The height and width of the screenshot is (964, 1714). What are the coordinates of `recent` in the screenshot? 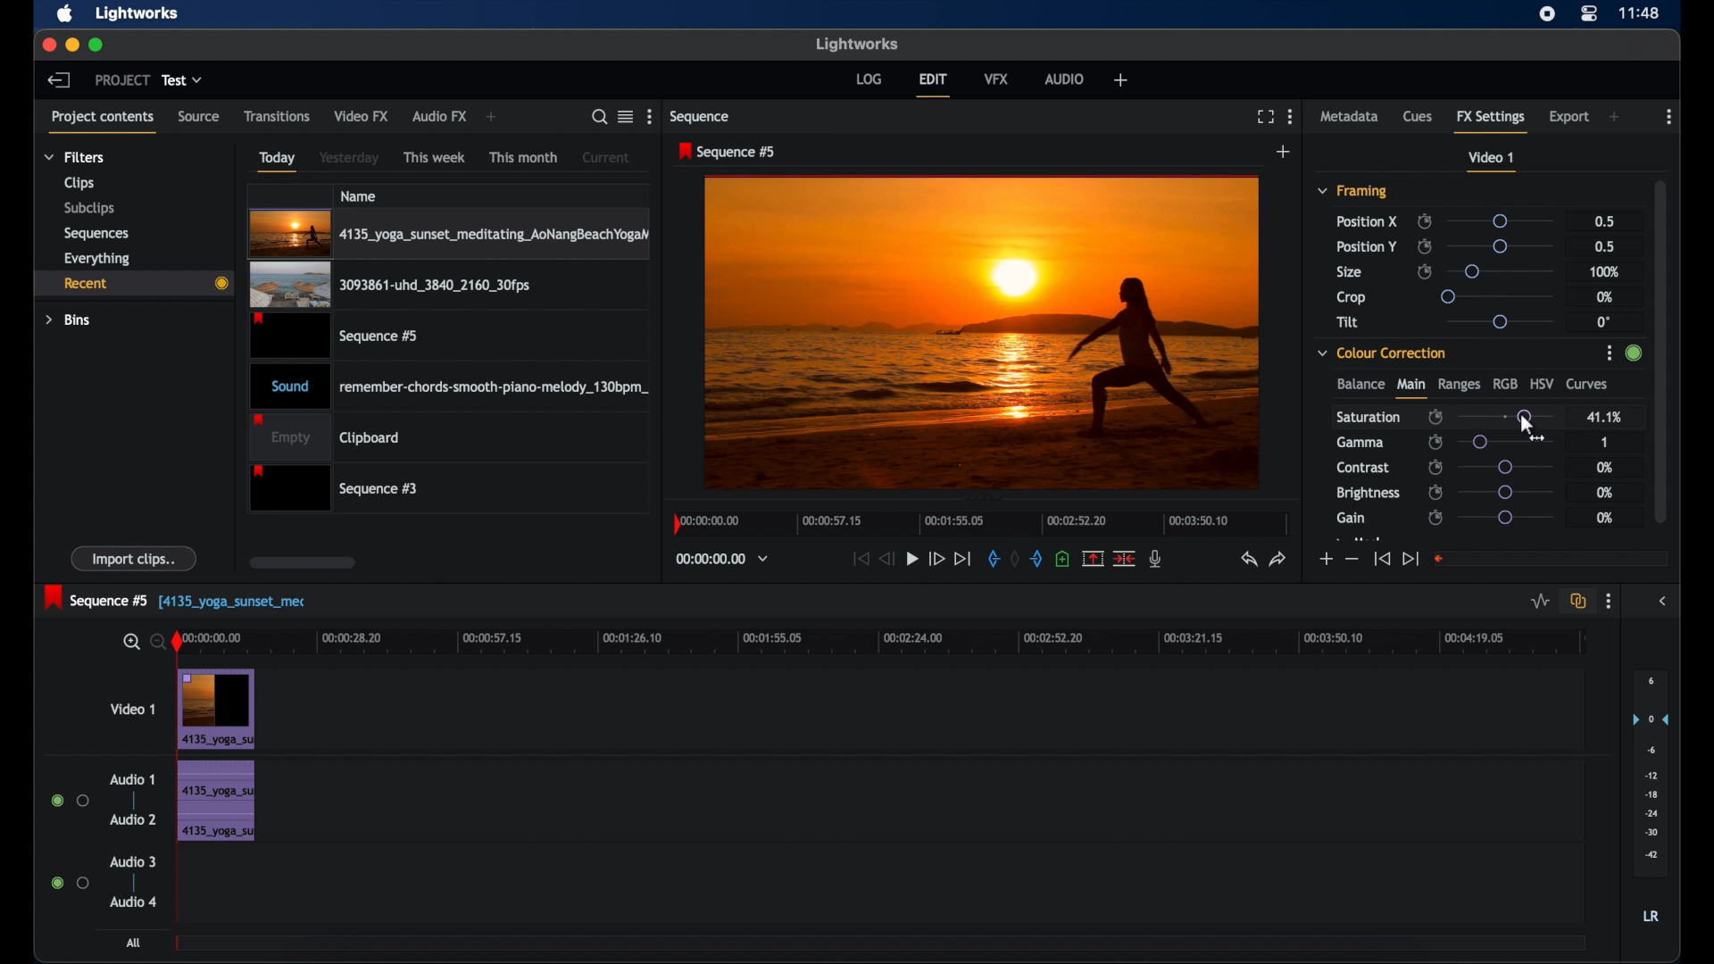 It's located at (133, 283).